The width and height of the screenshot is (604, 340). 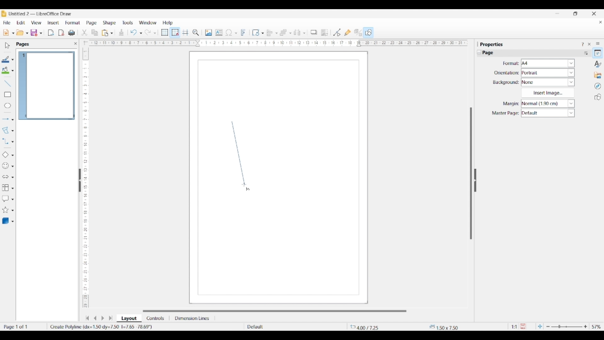 What do you see at coordinates (34, 32) in the screenshot?
I see `Selected save option` at bounding box center [34, 32].